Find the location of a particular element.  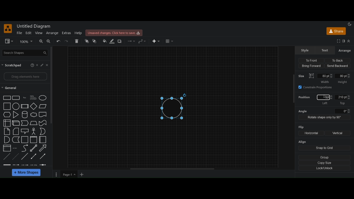

snap to grid is located at coordinates (325, 148).